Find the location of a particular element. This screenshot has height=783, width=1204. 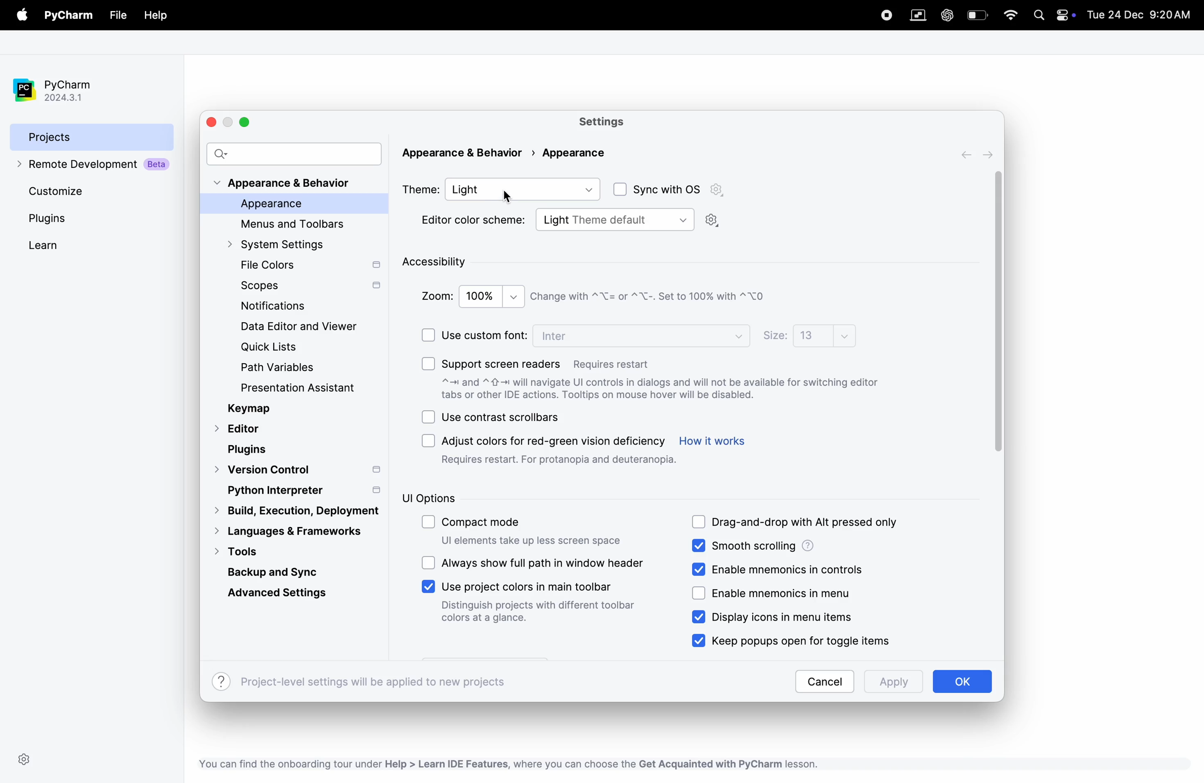

always show full path header is located at coordinates (545, 562).